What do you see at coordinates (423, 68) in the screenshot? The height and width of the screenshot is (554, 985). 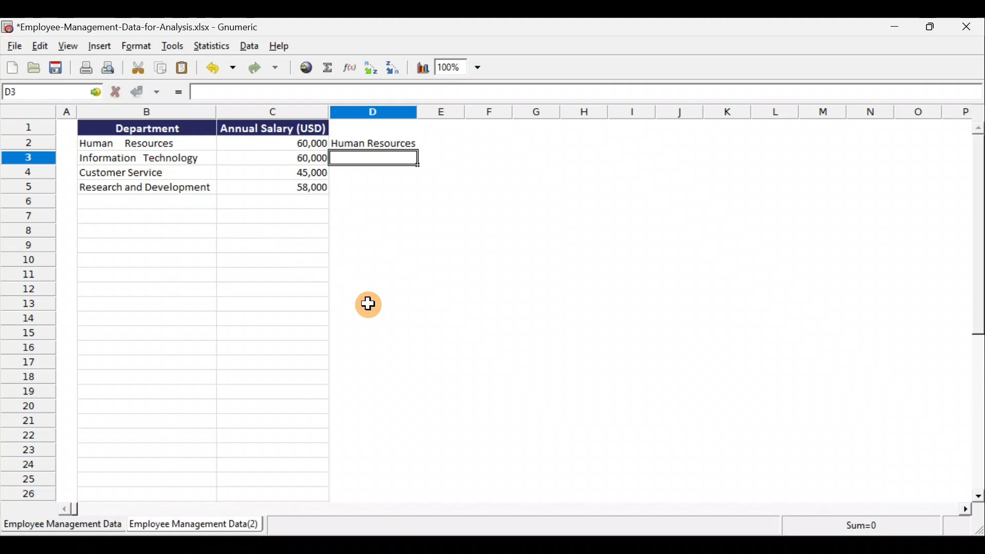 I see `Insert a chart` at bounding box center [423, 68].